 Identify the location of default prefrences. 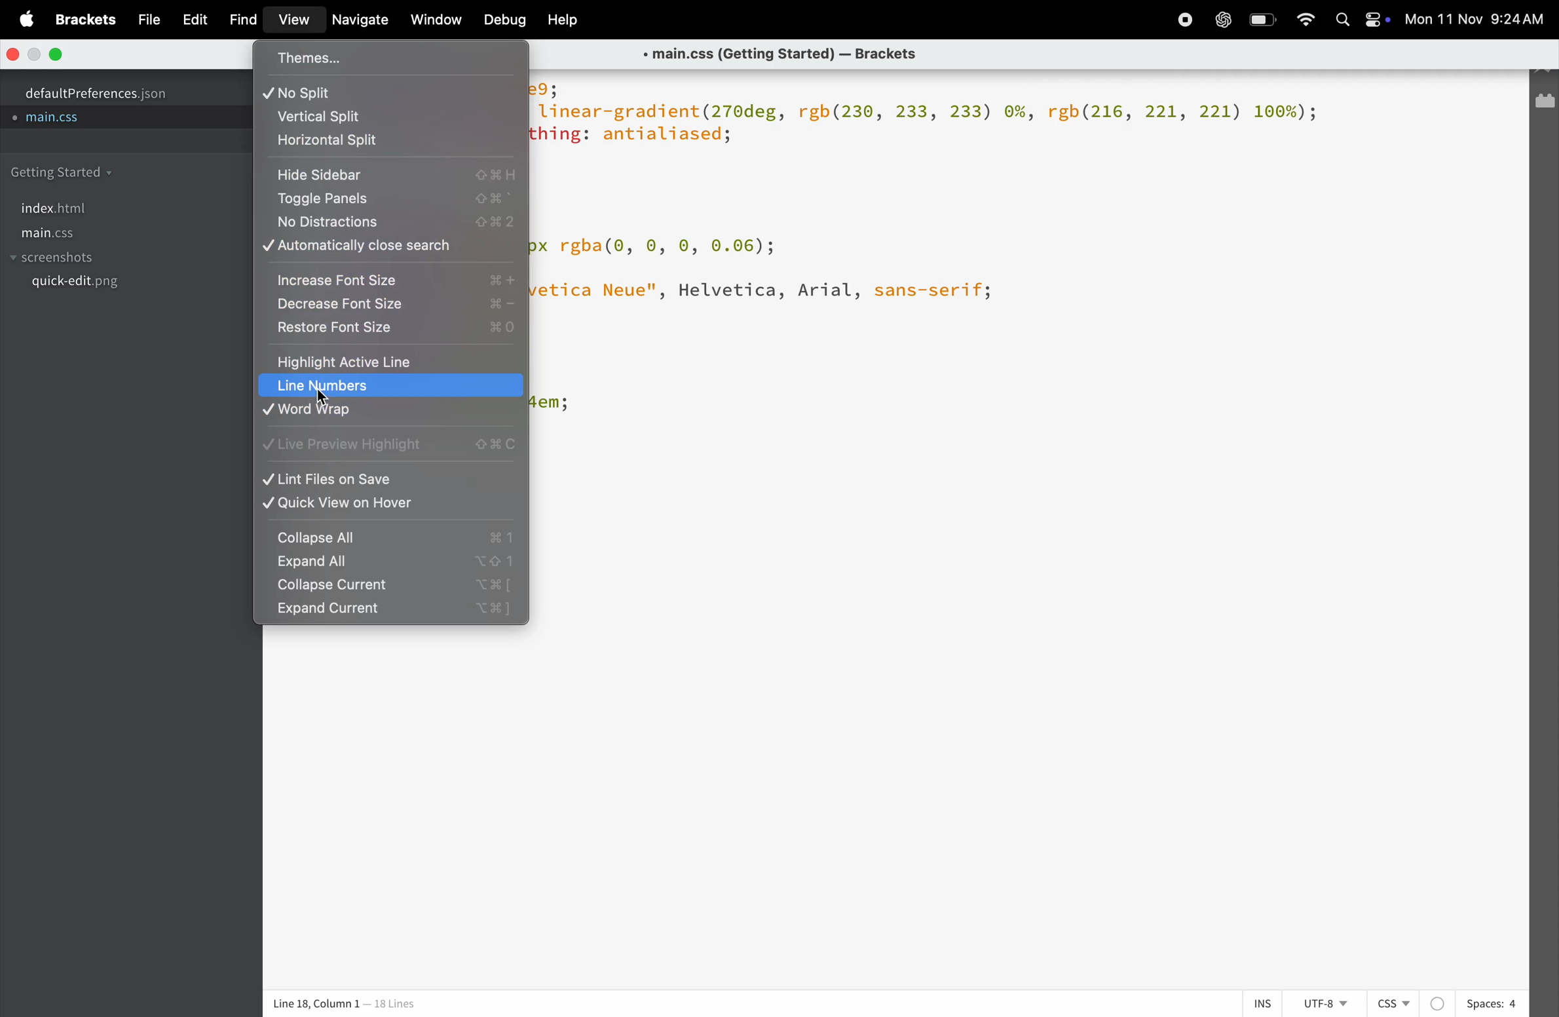
(105, 91).